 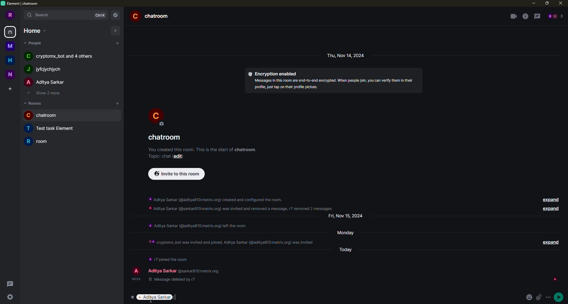 What do you see at coordinates (554, 279) in the screenshot?
I see `seen` at bounding box center [554, 279].